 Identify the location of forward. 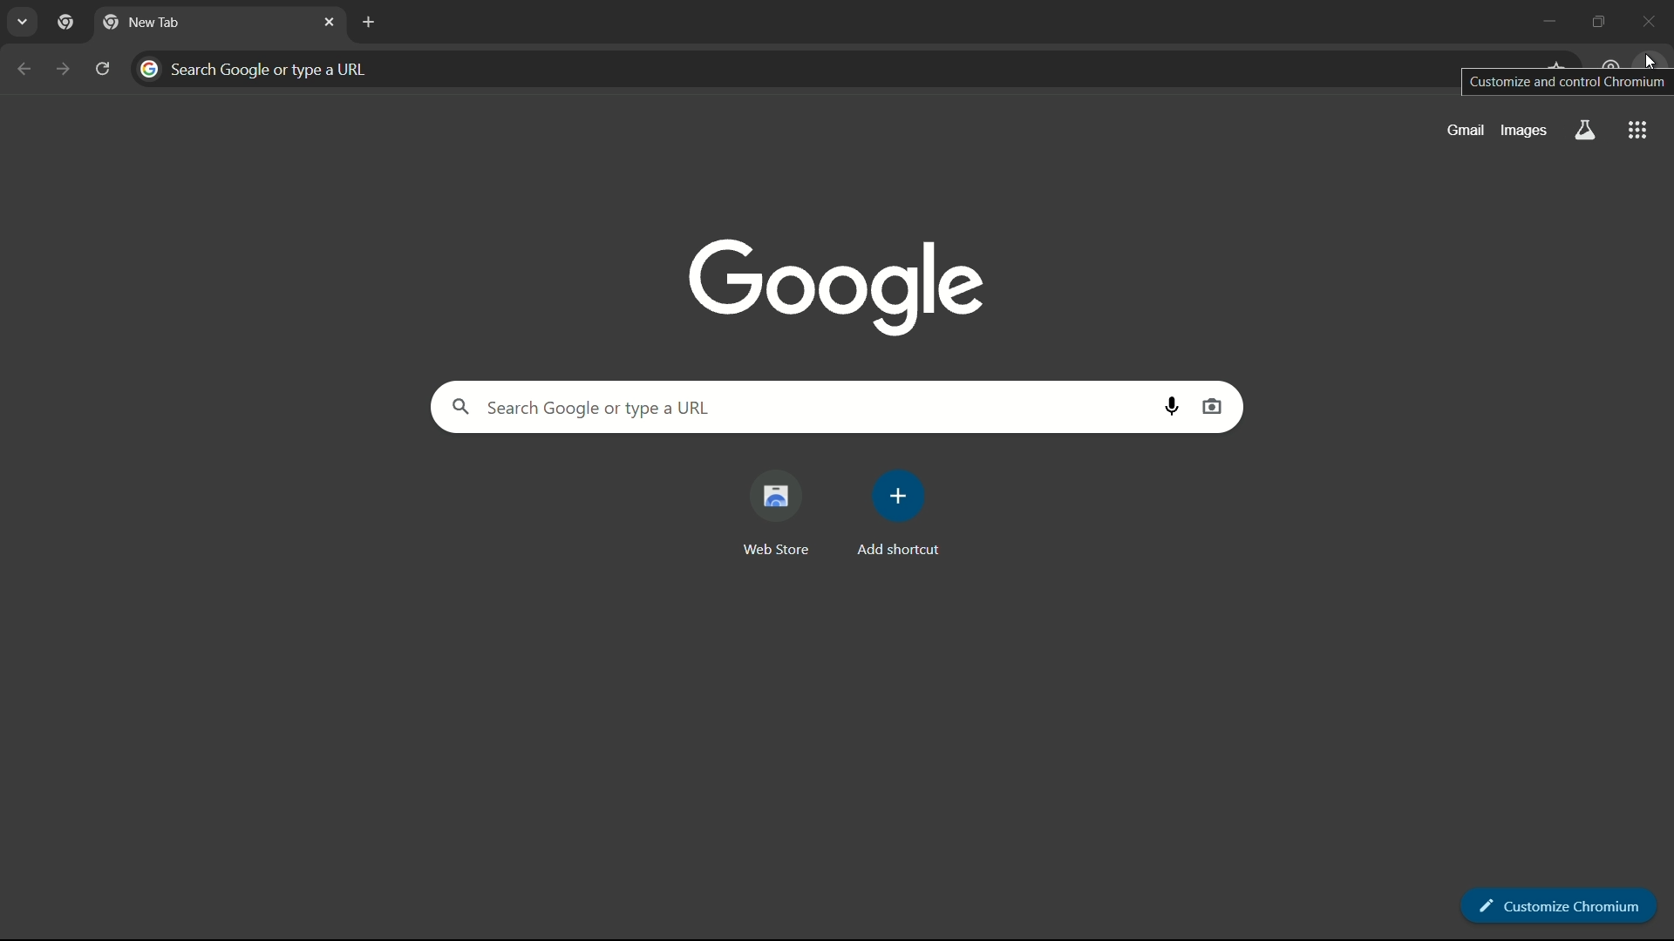
(61, 69).